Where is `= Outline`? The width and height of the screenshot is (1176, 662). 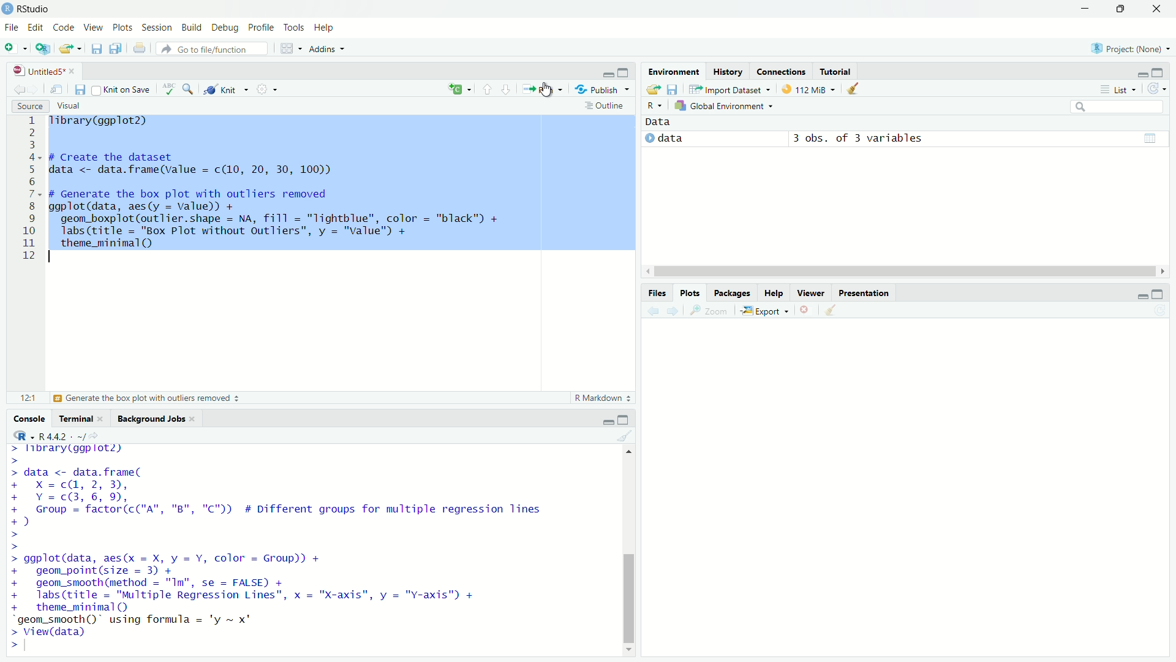
= Outline is located at coordinates (605, 105).